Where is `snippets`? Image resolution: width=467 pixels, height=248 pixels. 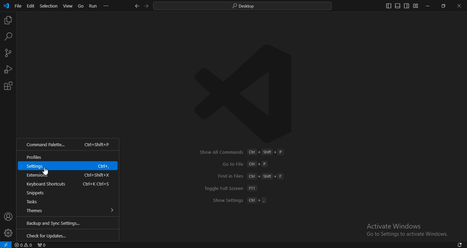 snippets is located at coordinates (37, 192).